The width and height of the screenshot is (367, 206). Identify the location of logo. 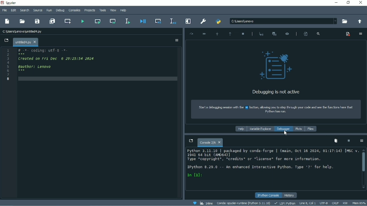
(277, 65).